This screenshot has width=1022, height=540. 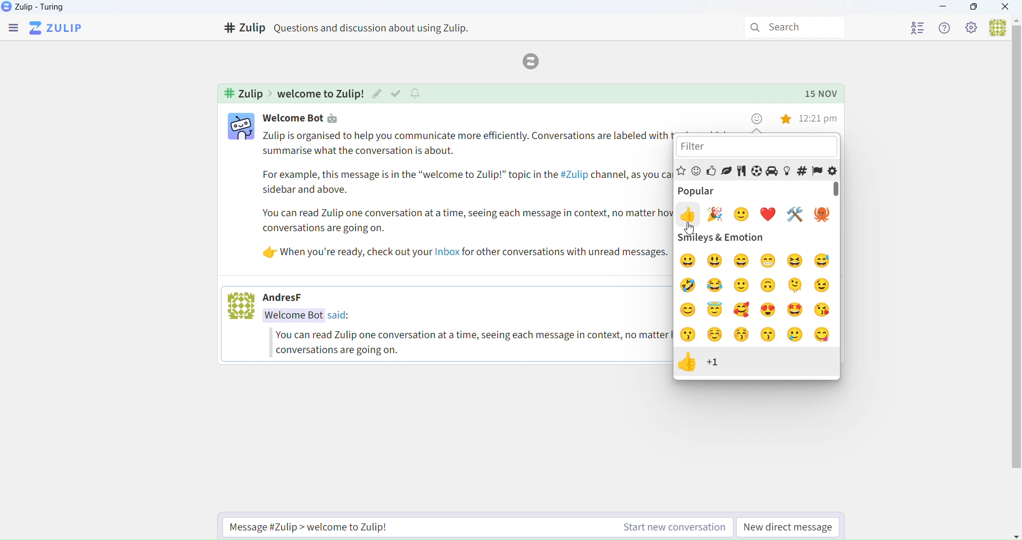 I want to click on Zulip, so click(x=36, y=6).